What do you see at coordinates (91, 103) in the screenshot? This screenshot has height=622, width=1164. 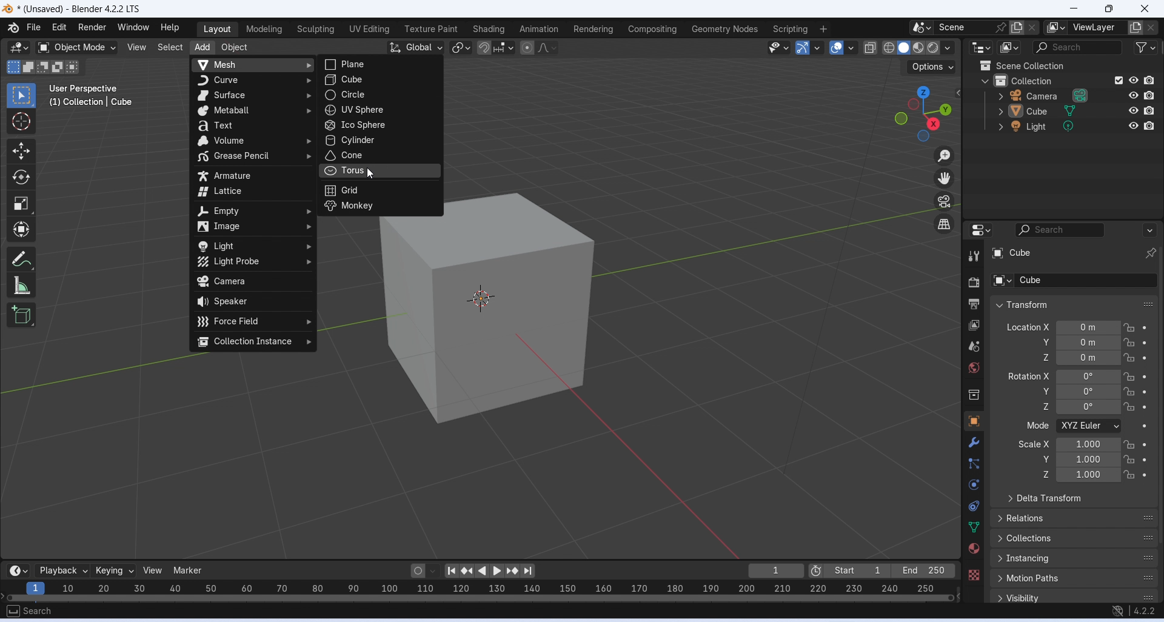 I see `(1) Collection | Cube` at bounding box center [91, 103].